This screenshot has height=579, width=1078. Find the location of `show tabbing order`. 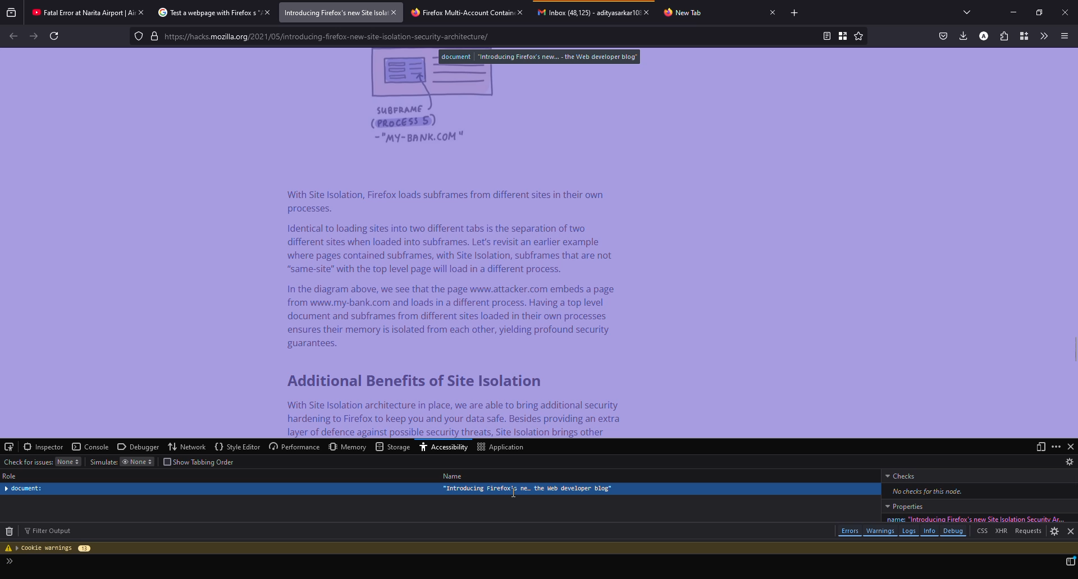

show tabbing order is located at coordinates (203, 462).